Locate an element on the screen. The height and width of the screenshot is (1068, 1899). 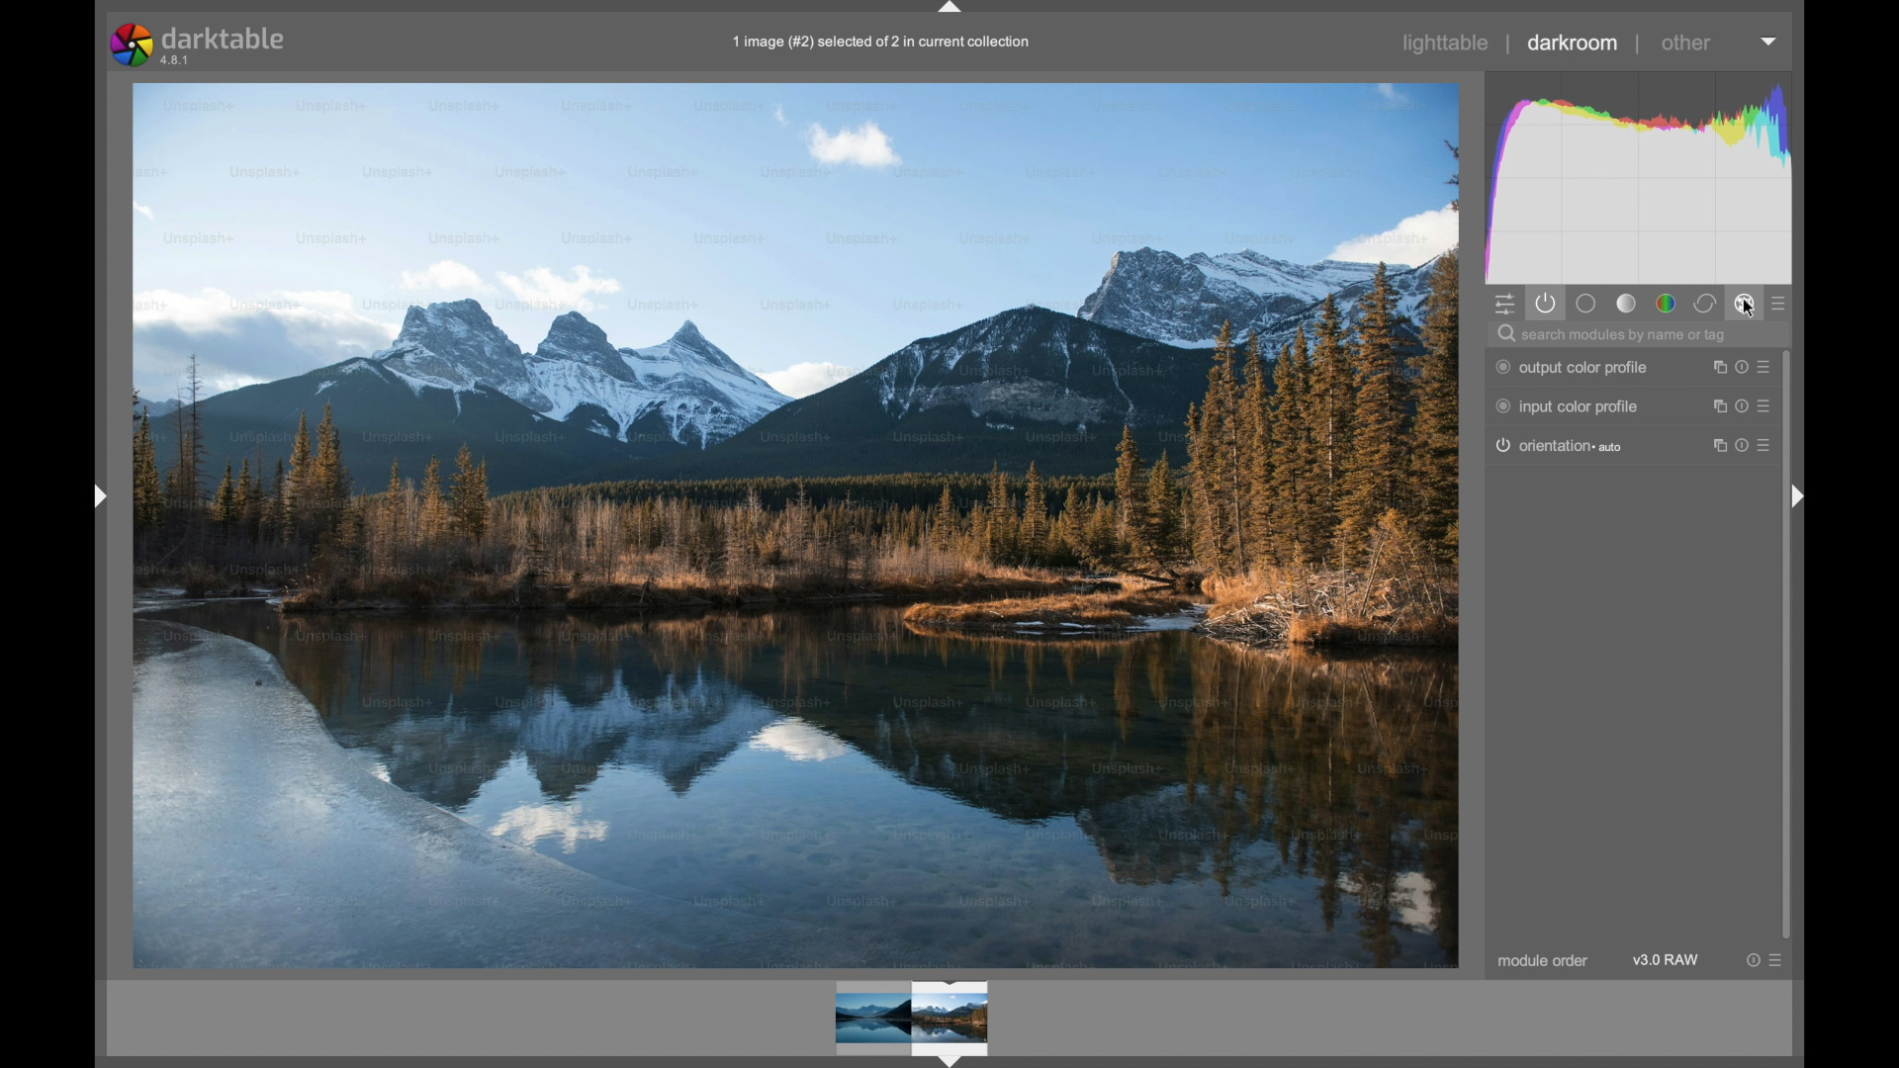
correct is located at coordinates (1706, 304).